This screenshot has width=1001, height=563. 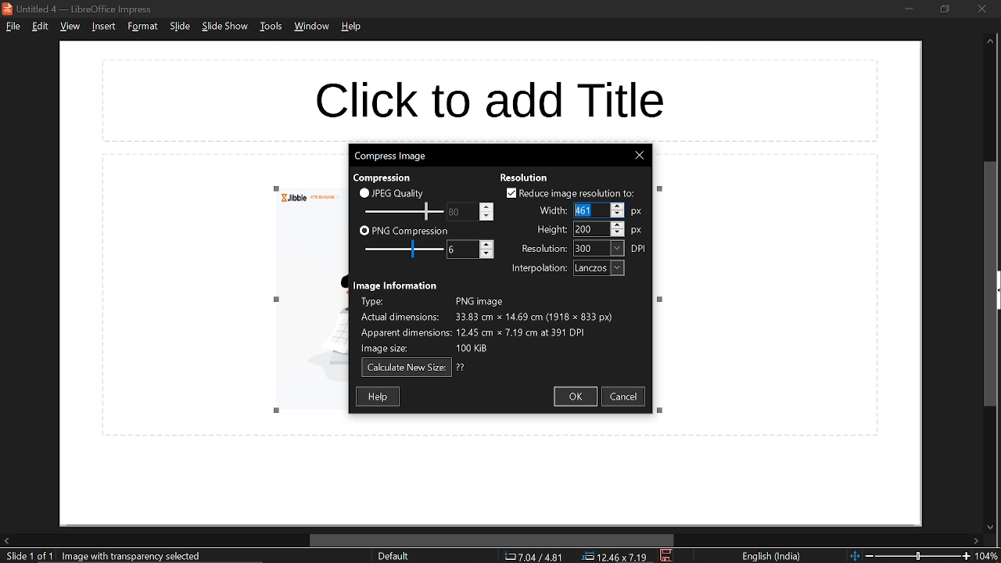 What do you see at coordinates (396, 285) in the screenshot?
I see `text` at bounding box center [396, 285].